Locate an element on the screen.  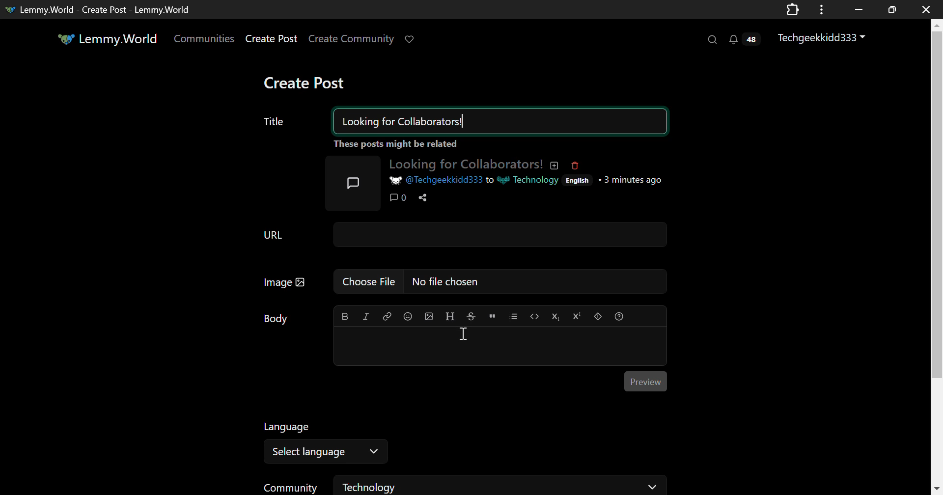
strikethrough is located at coordinates (470, 317).